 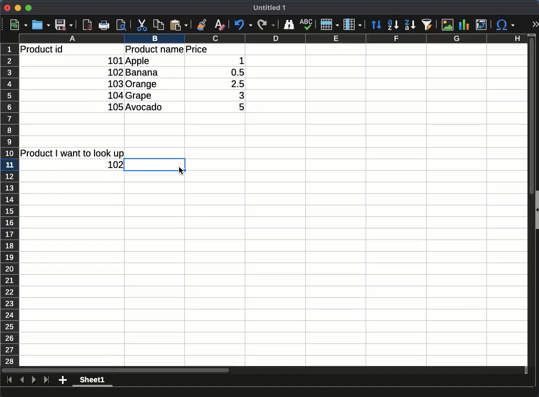 I want to click on column, so click(x=273, y=38).